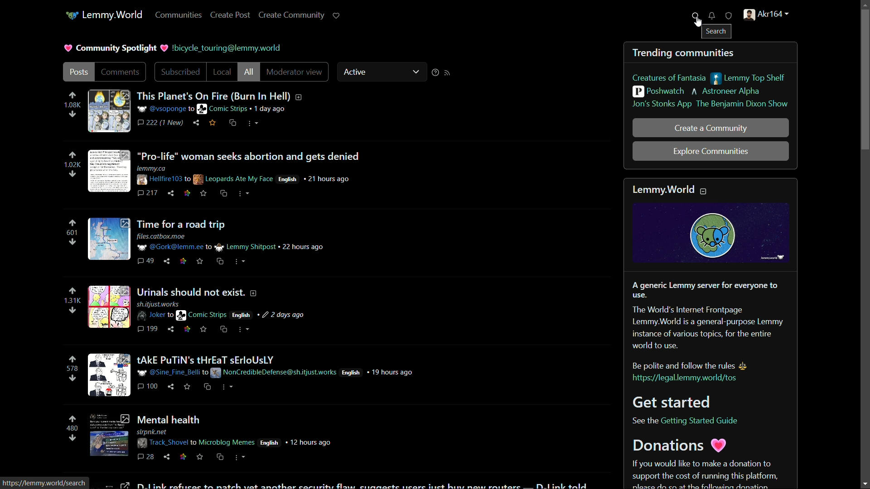 This screenshot has width=870, height=489. I want to click on creature of fantasia, so click(668, 77).